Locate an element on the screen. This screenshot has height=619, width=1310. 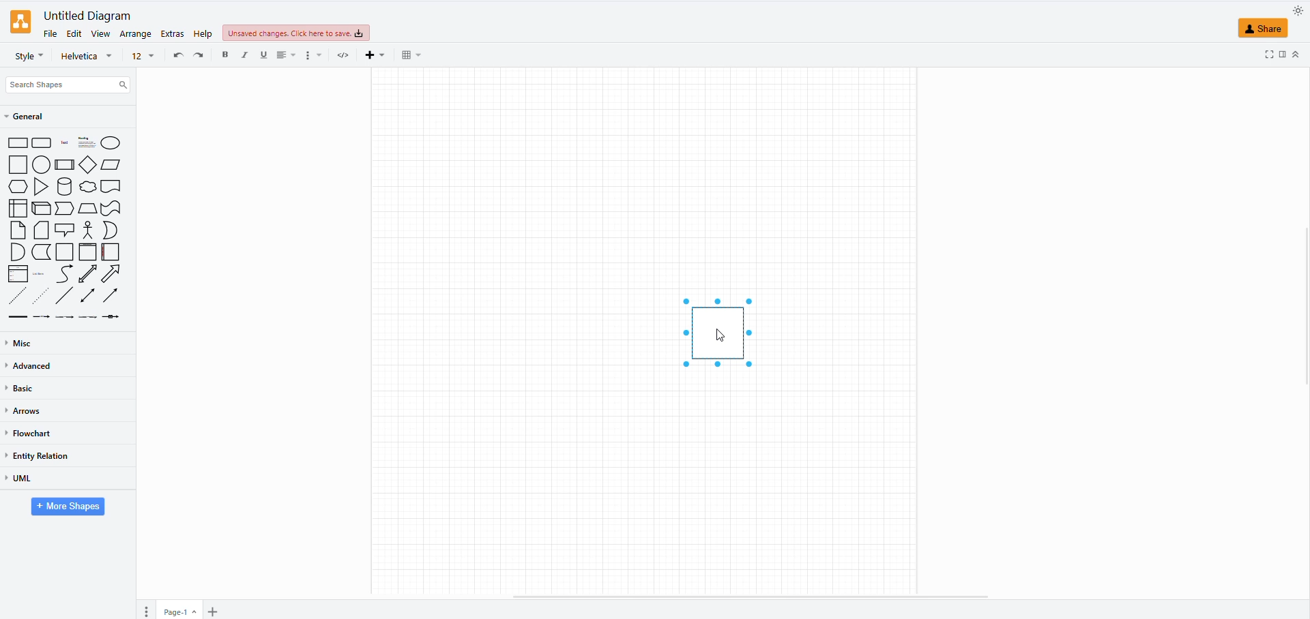
bold is located at coordinates (229, 55).